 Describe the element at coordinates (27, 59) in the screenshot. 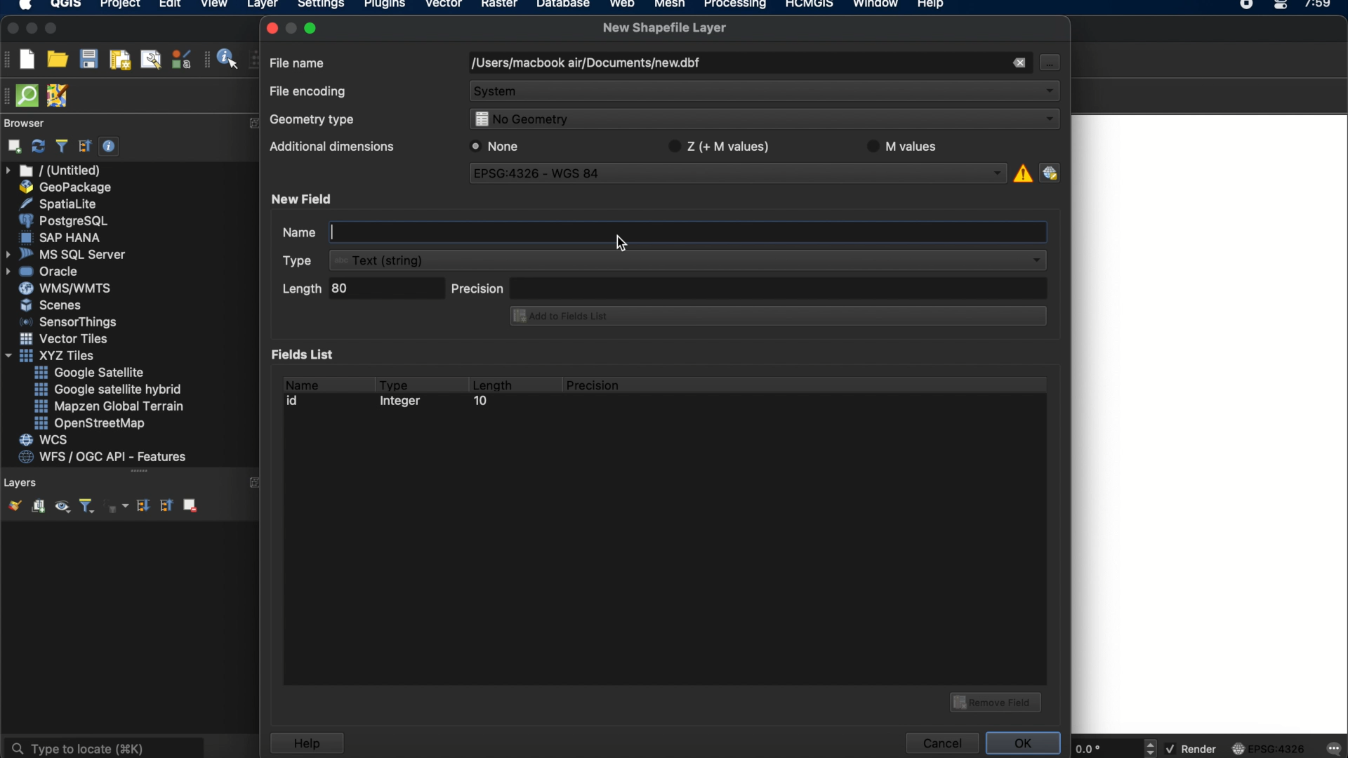

I see `new project` at that location.